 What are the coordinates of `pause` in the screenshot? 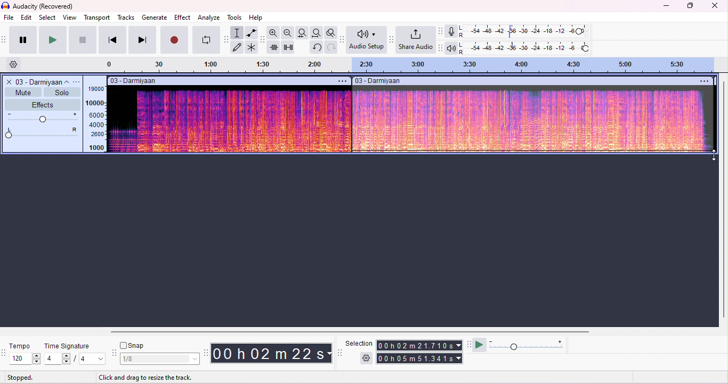 It's located at (21, 39).